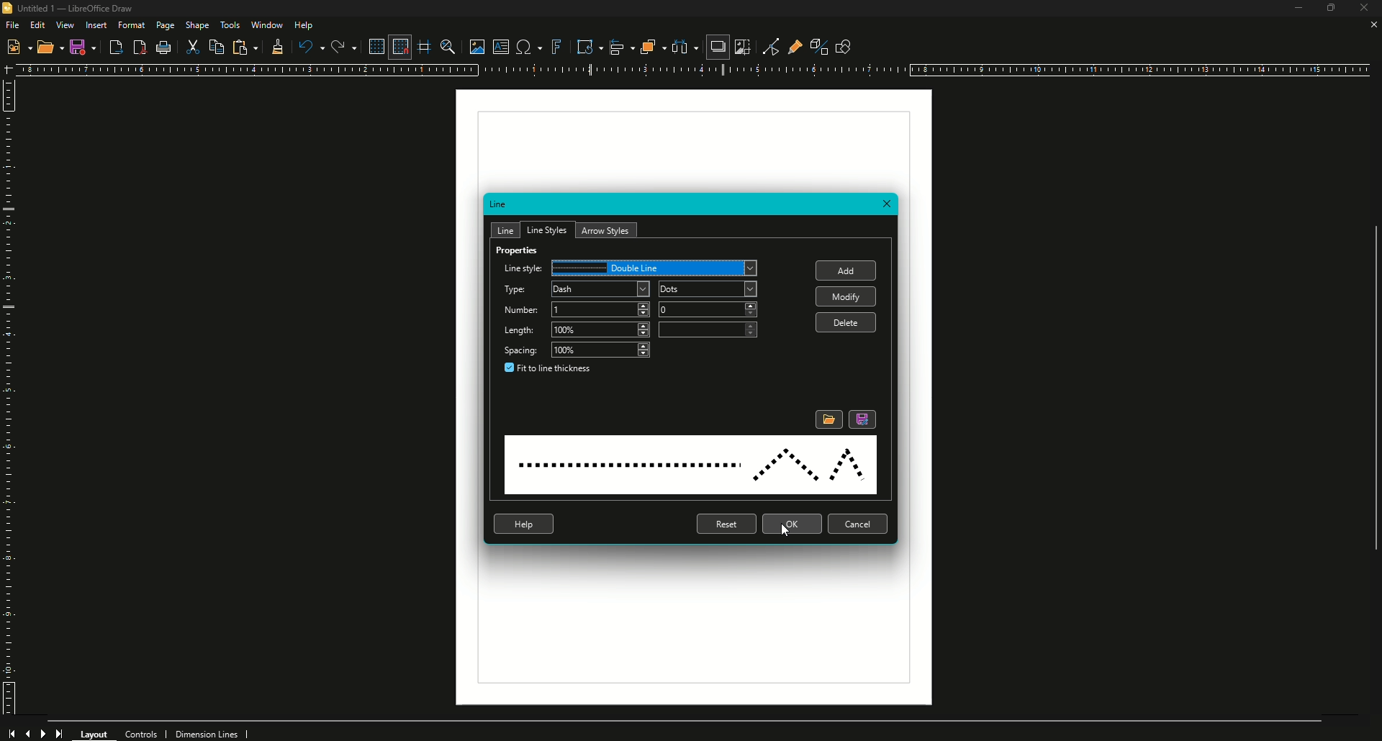  I want to click on Delete, so click(848, 323).